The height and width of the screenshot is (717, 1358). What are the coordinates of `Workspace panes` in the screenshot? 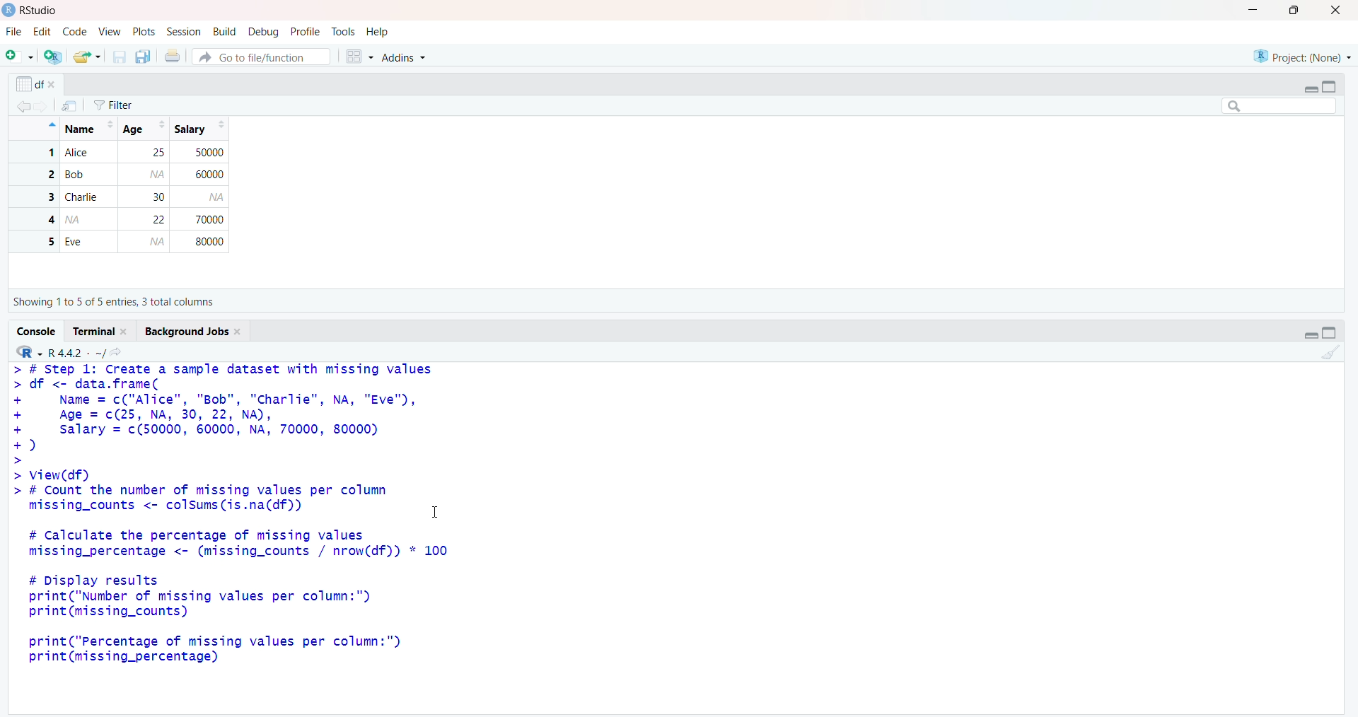 It's located at (359, 57).